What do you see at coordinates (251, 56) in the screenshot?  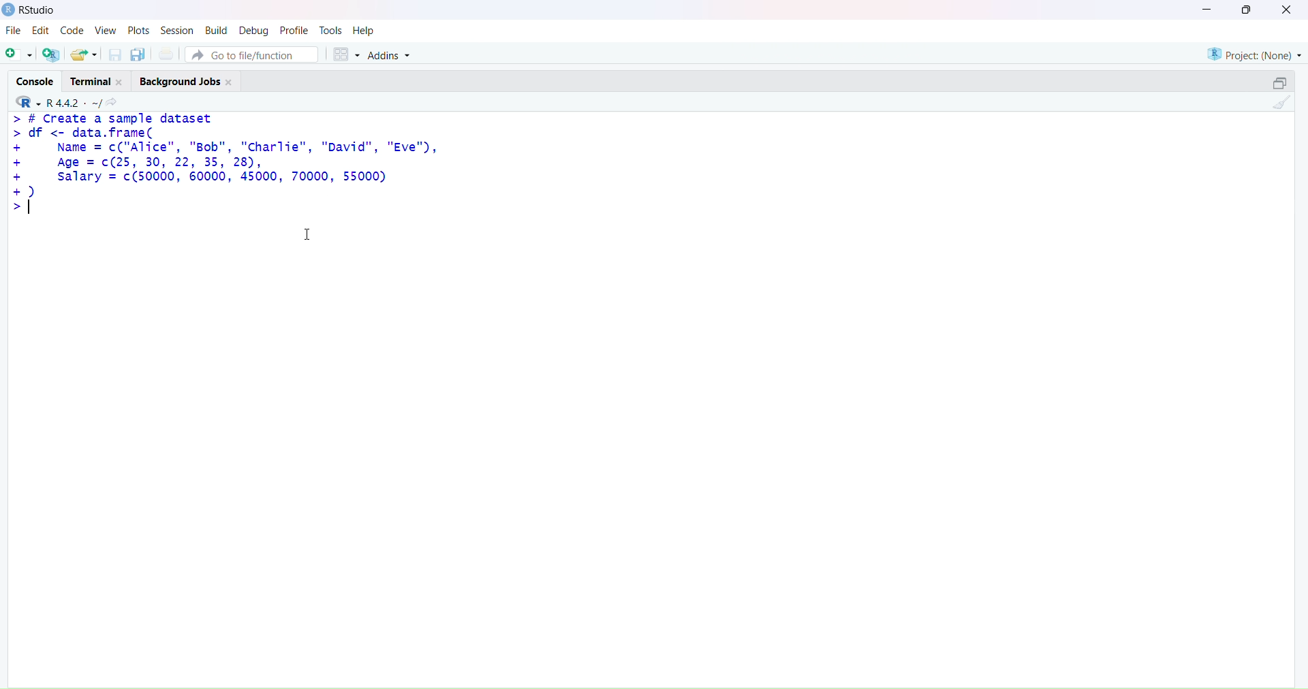 I see `go to file/function` at bounding box center [251, 56].